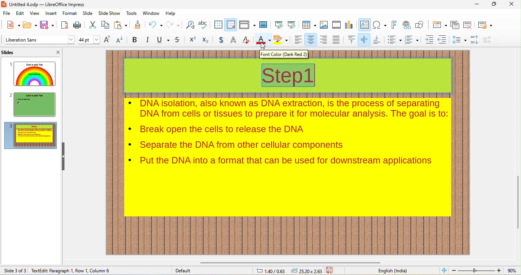 This screenshot has height=275, width=521. Describe the element at coordinates (108, 39) in the screenshot. I see `increment text size` at that location.